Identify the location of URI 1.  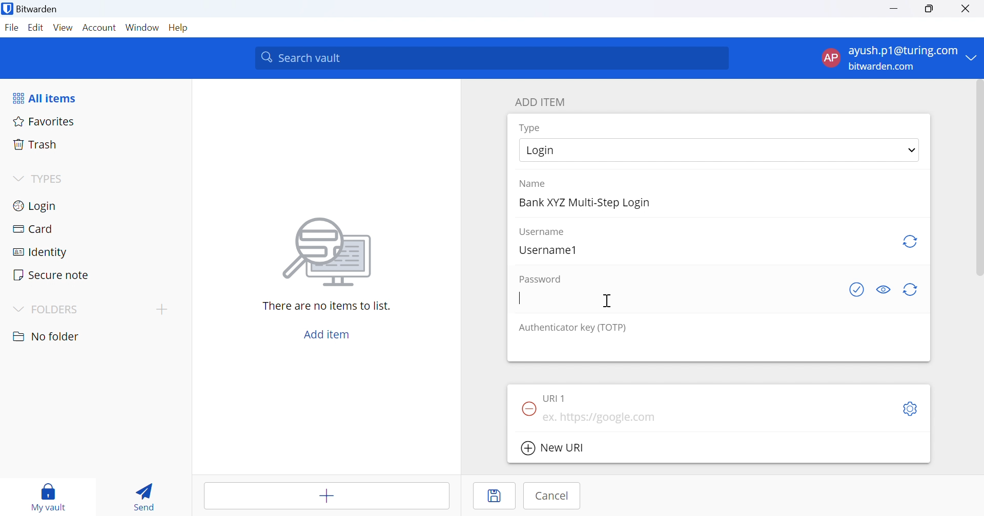
(556, 396).